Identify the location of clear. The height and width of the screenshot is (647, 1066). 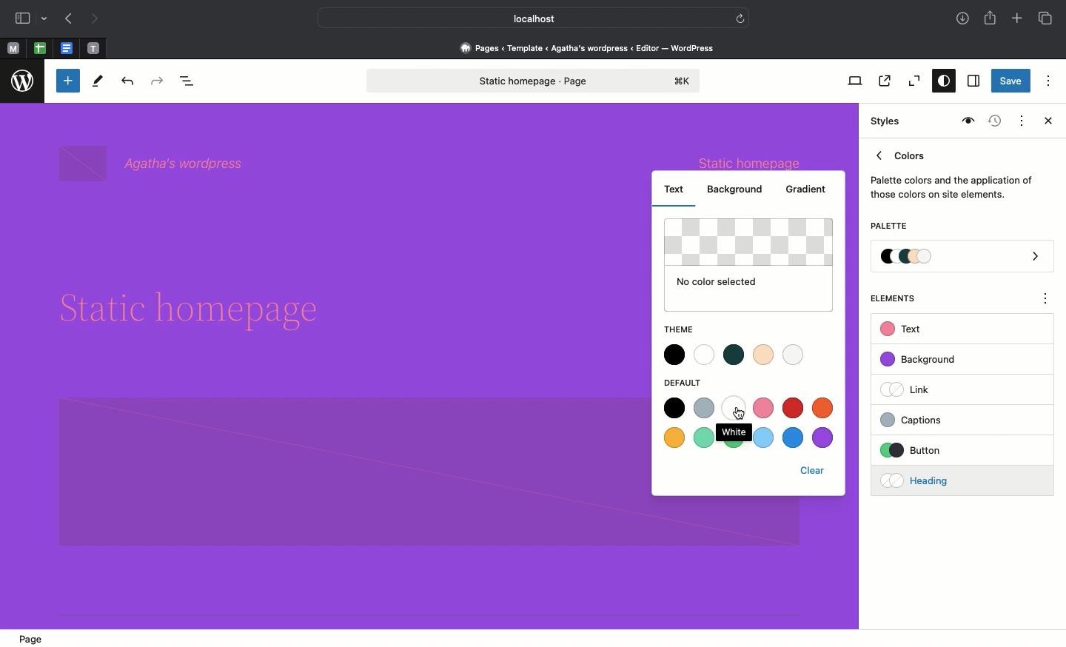
(817, 470).